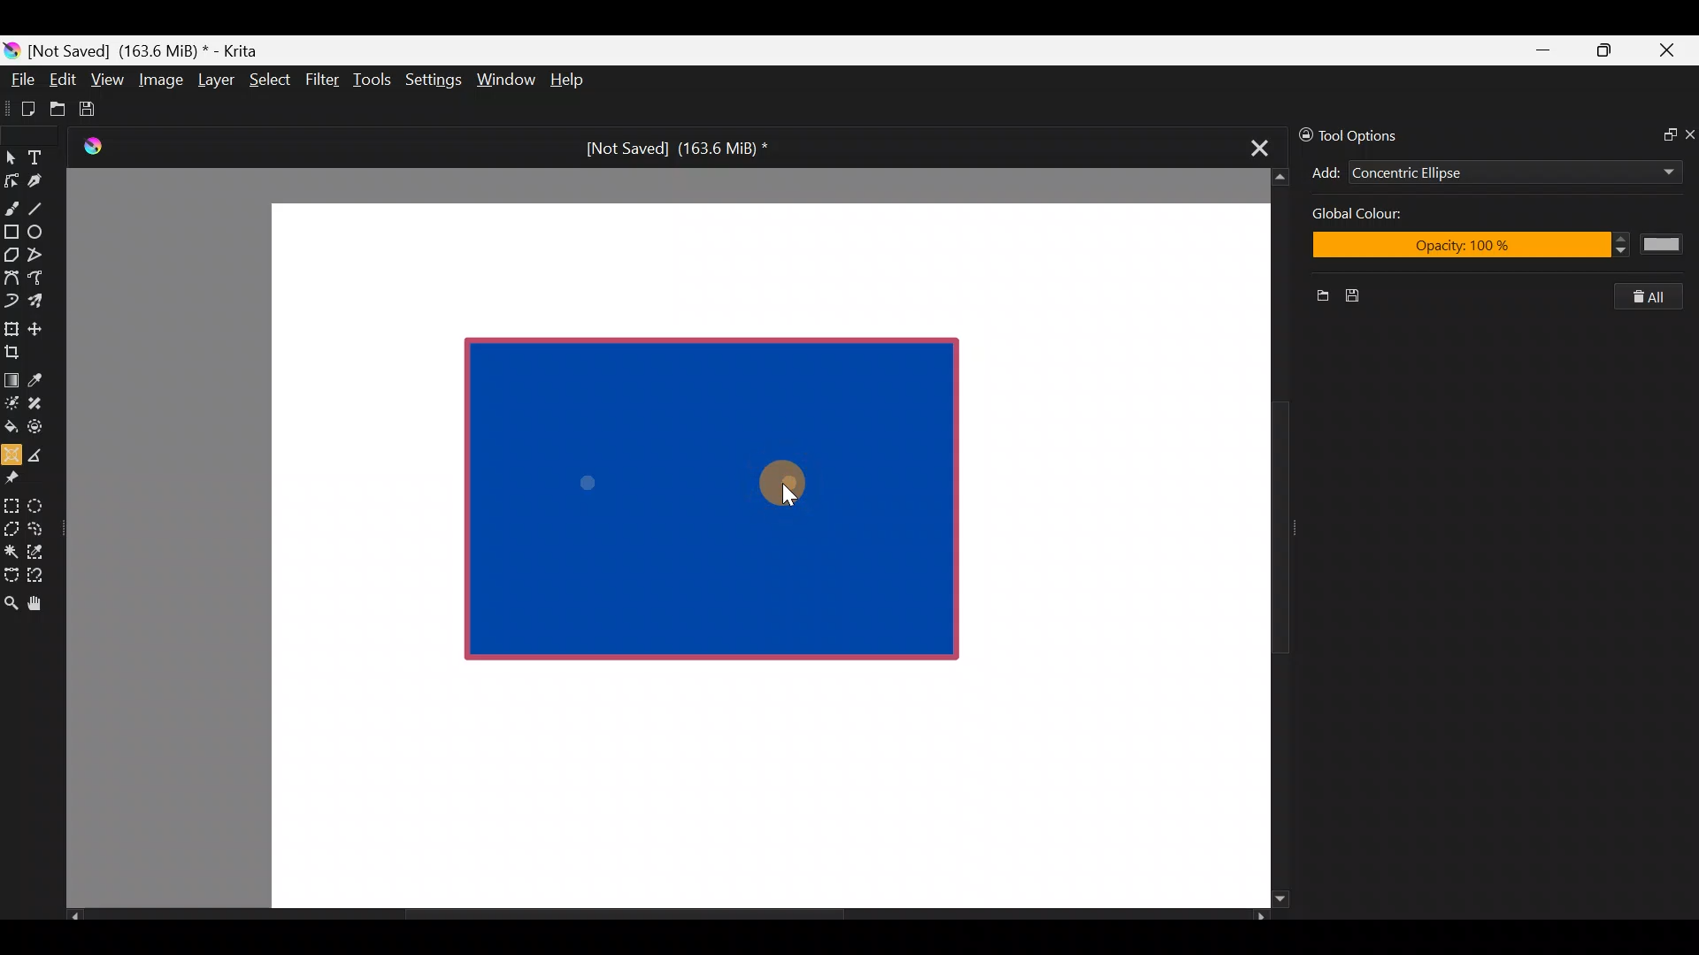  I want to click on Freehand brush tool, so click(12, 202).